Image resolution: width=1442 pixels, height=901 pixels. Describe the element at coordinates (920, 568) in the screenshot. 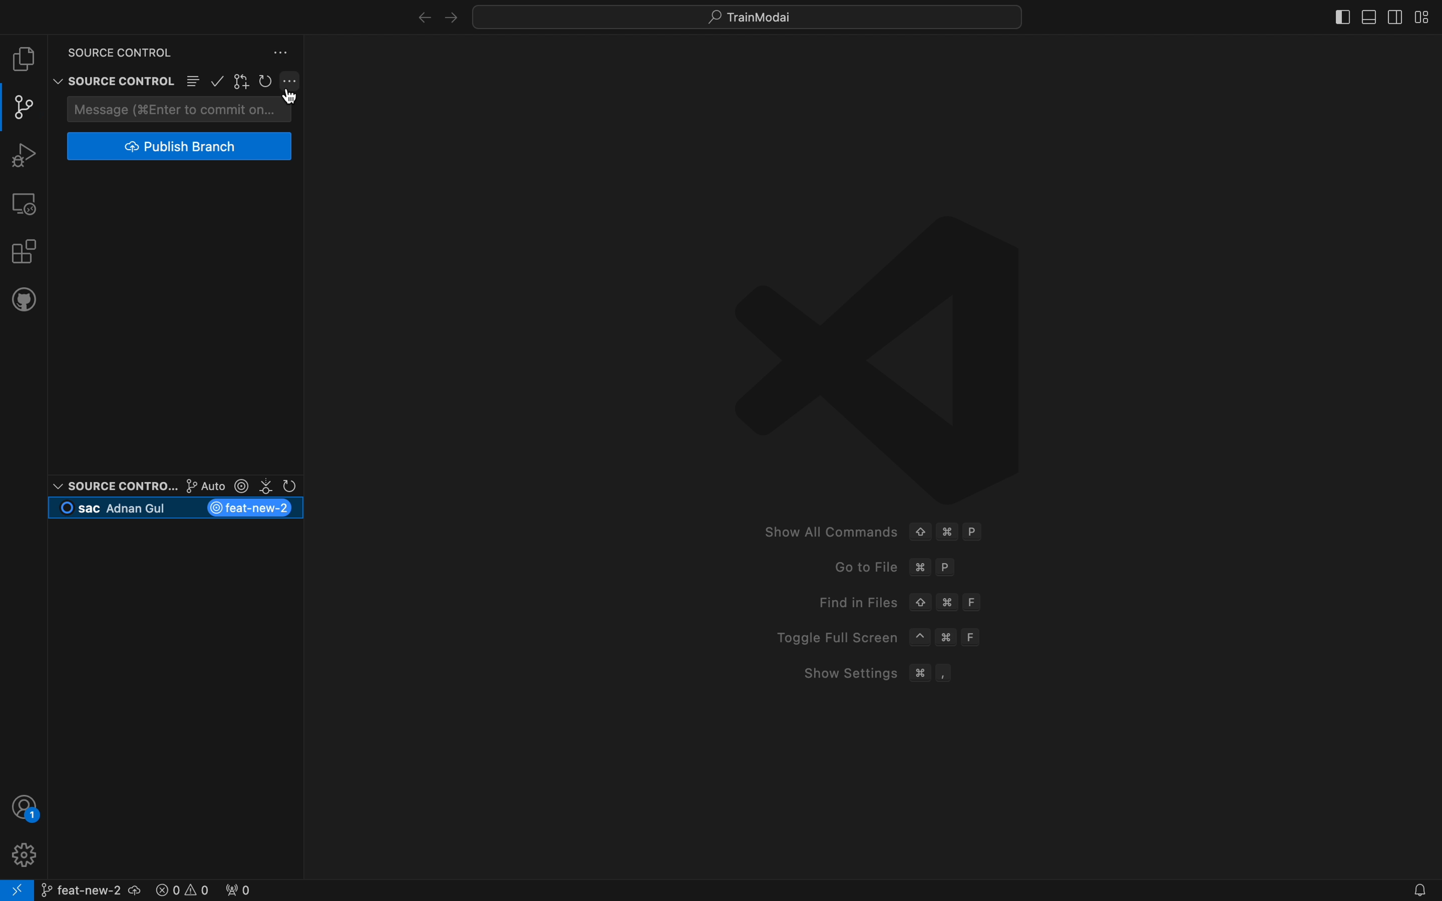

I see `command` at that location.